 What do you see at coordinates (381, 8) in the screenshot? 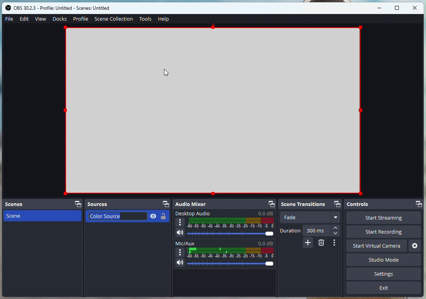
I see `minimise` at bounding box center [381, 8].